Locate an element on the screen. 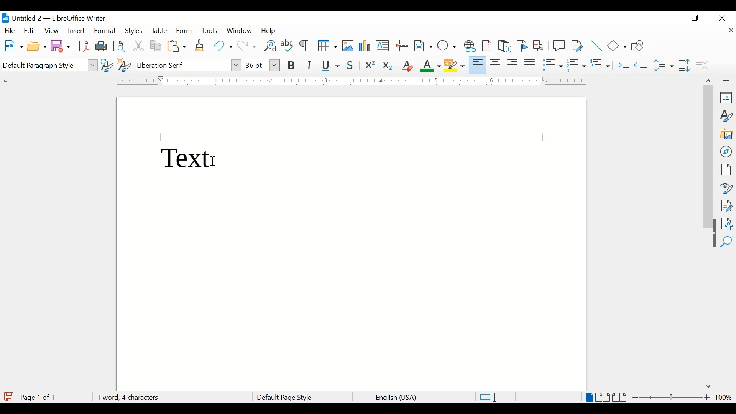 This screenshot has height=414, width=736. decrease paragraph spacing is located at coordinates (701, 65).